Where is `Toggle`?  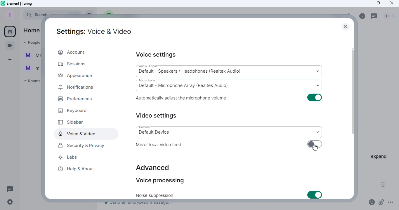 Toggle is located at coordinates (317, 194).